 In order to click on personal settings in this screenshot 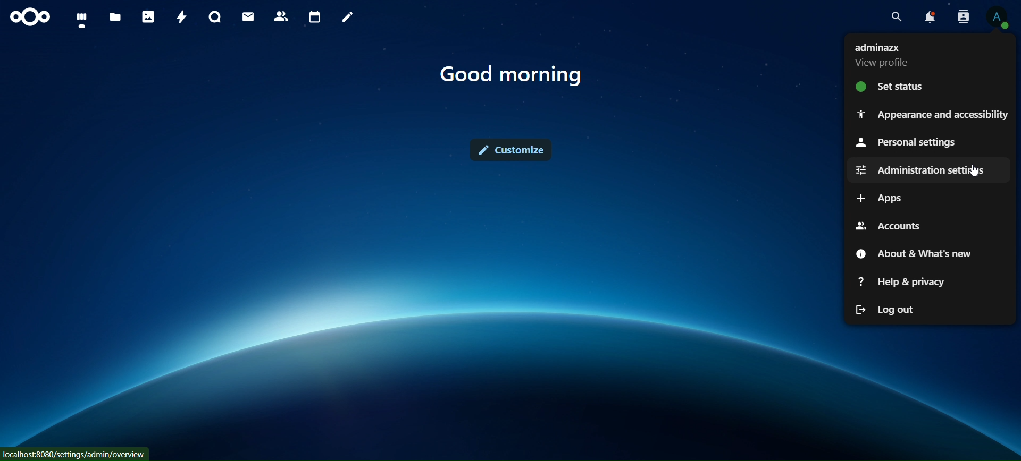, I will do `click(909, 141)`.